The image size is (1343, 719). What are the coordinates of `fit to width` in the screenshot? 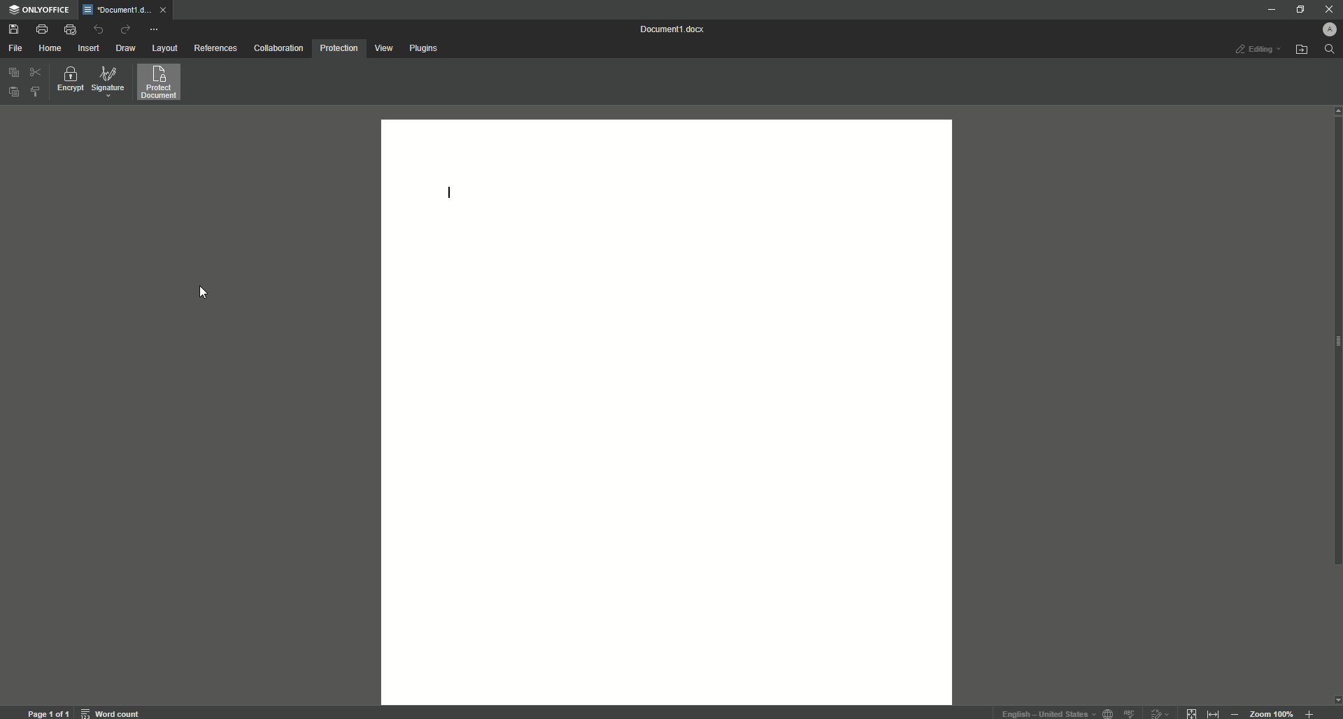 It's located at (1213, 712).